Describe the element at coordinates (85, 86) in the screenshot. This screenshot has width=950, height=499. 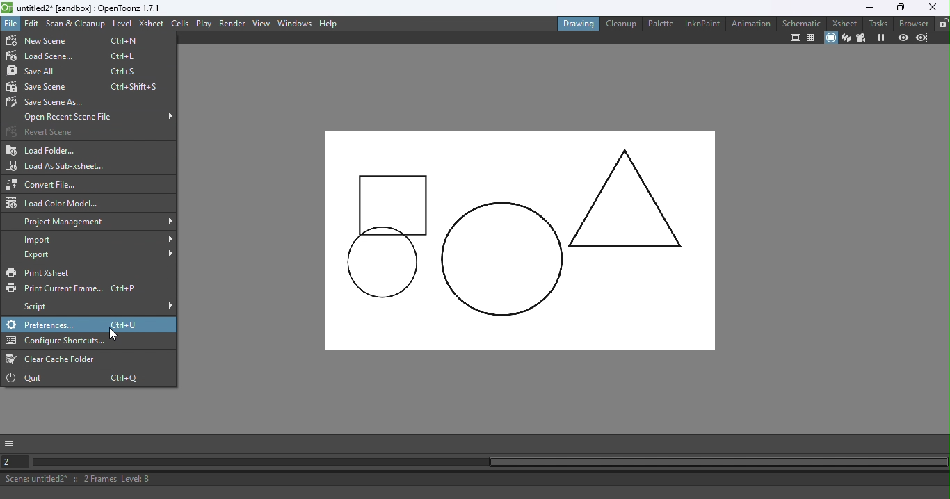
I see `Save scene` at that location.